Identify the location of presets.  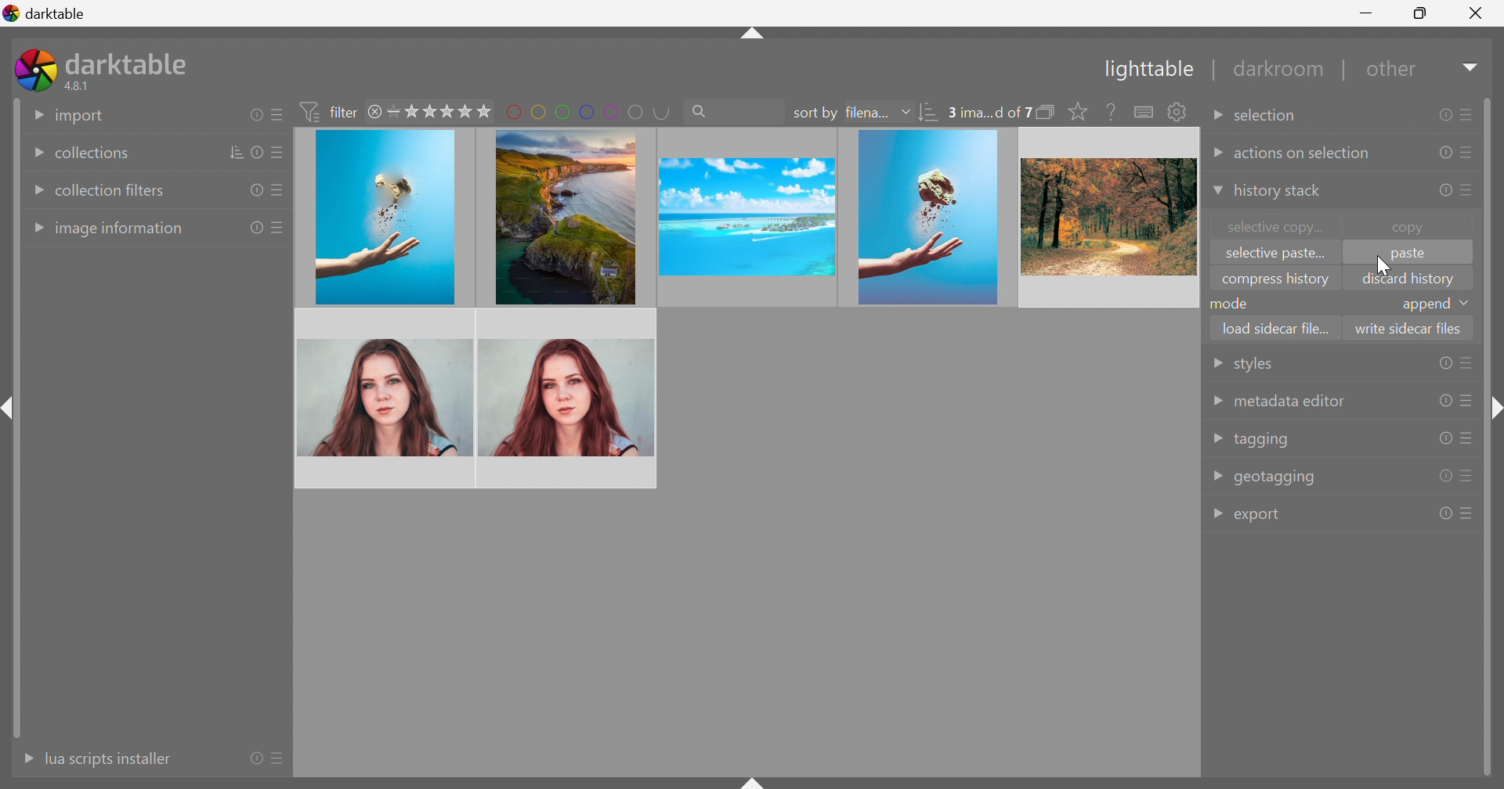
(279, 227).